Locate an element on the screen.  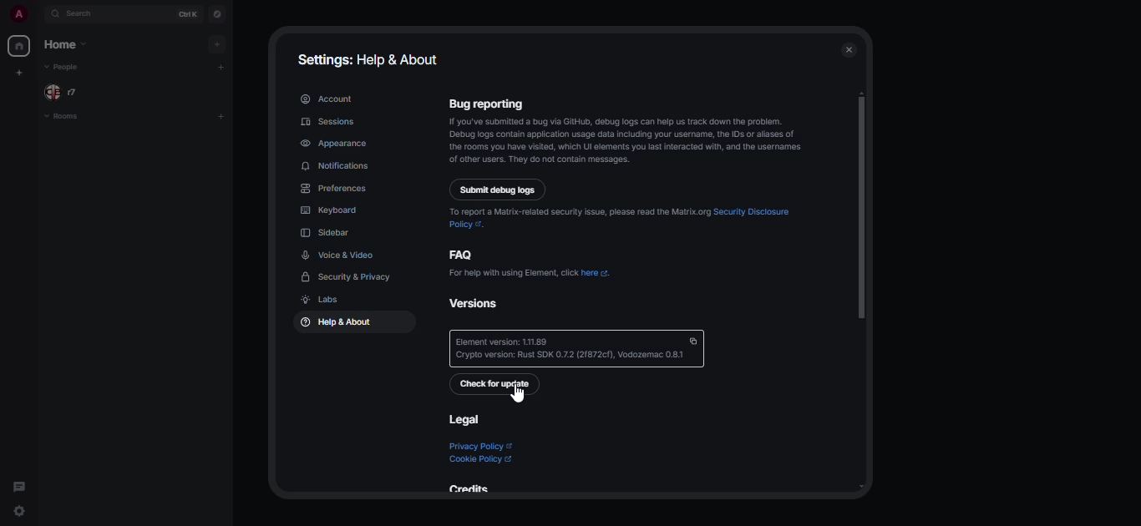
cookie policy is located at coordinates (482, 459).